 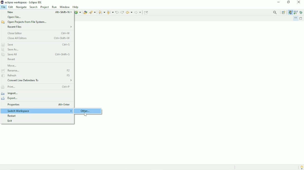 What do you see at coordinates (117, 12) in the screenshot?
I see `Previous edit location` at bounding box center [117, 12].